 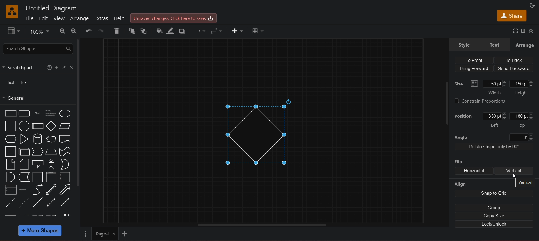 What do you see at coordinates (65, 66) in the screenshot?
I see `edit` at bounding box center [65, 66].